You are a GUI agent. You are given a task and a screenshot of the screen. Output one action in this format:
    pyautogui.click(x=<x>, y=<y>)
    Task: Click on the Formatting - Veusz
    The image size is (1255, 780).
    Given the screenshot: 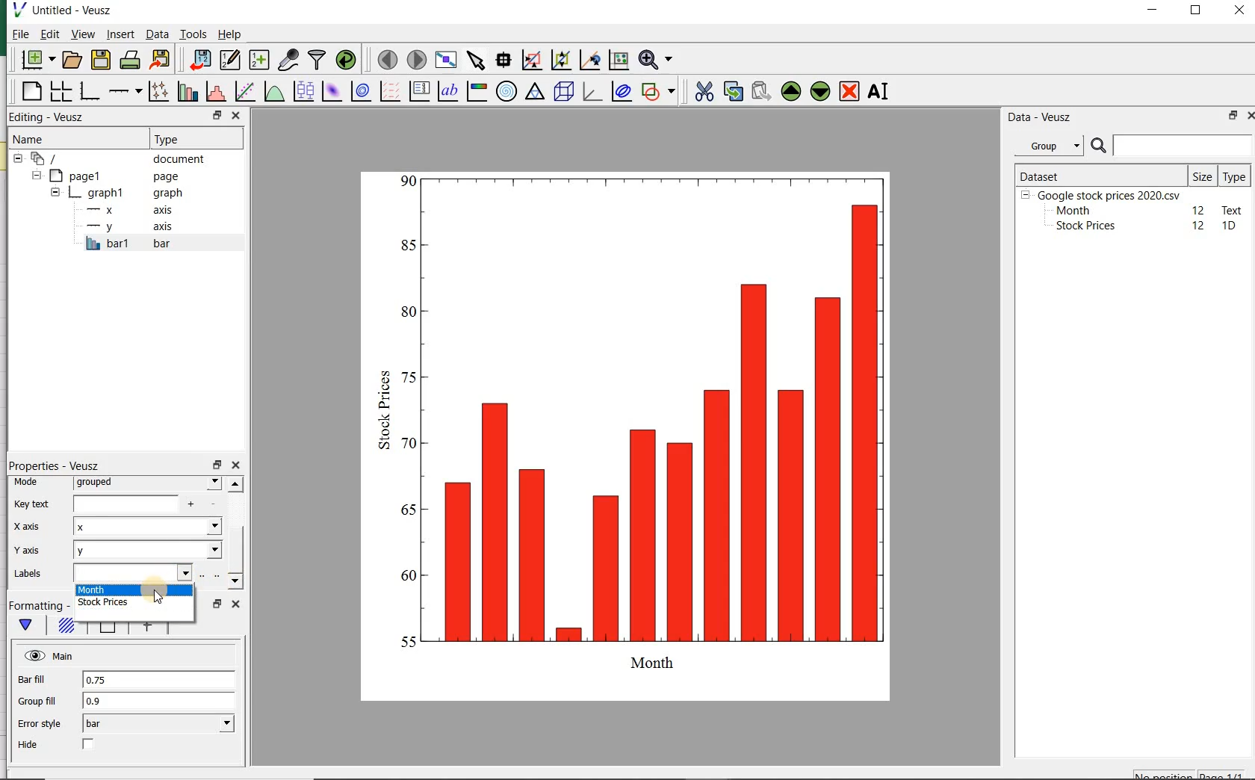 What is the action you would take?
    pyautogui.click(x=40, y=604)
    